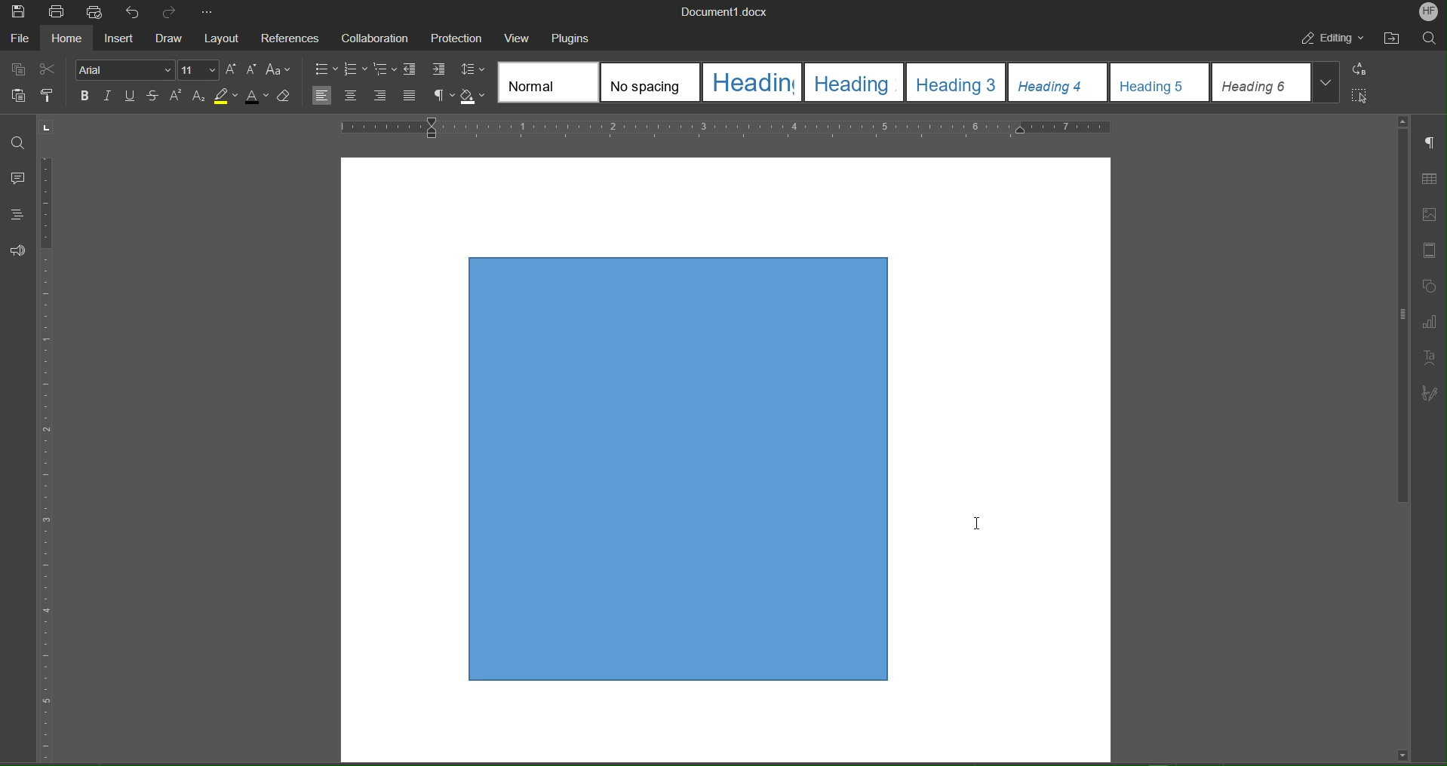 The width and height of the screenshot is (1447, 766). I want to click on Line spacing, so click(475, 69).